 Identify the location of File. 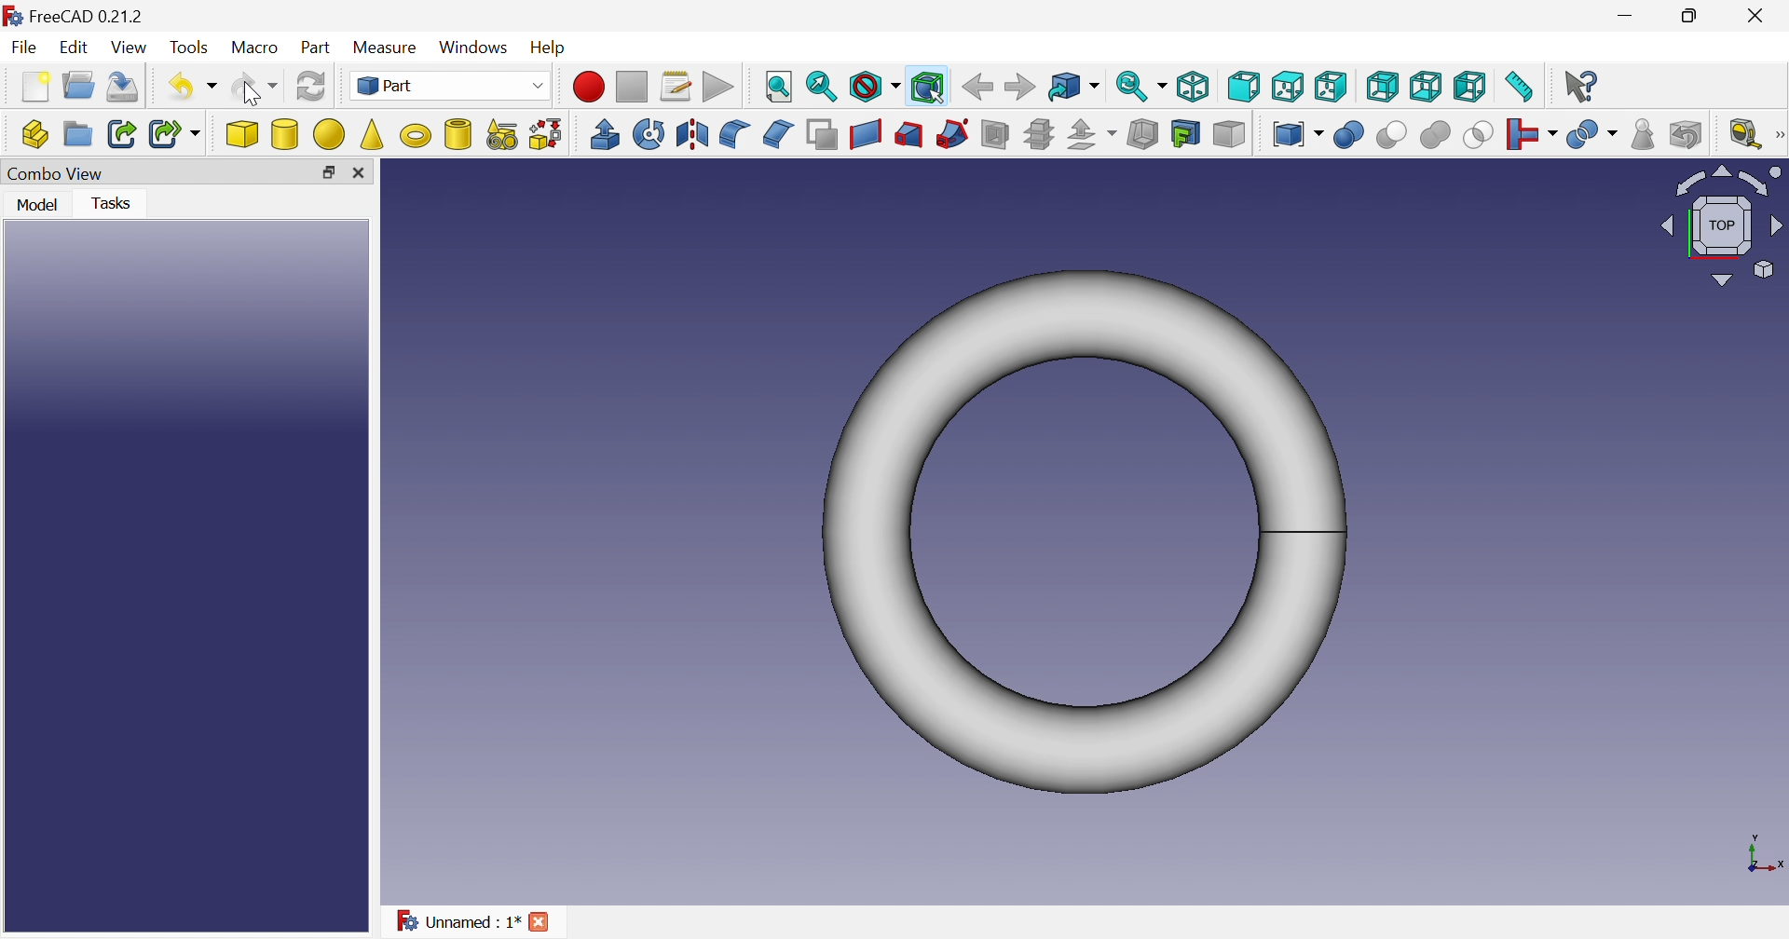
(23, 48).